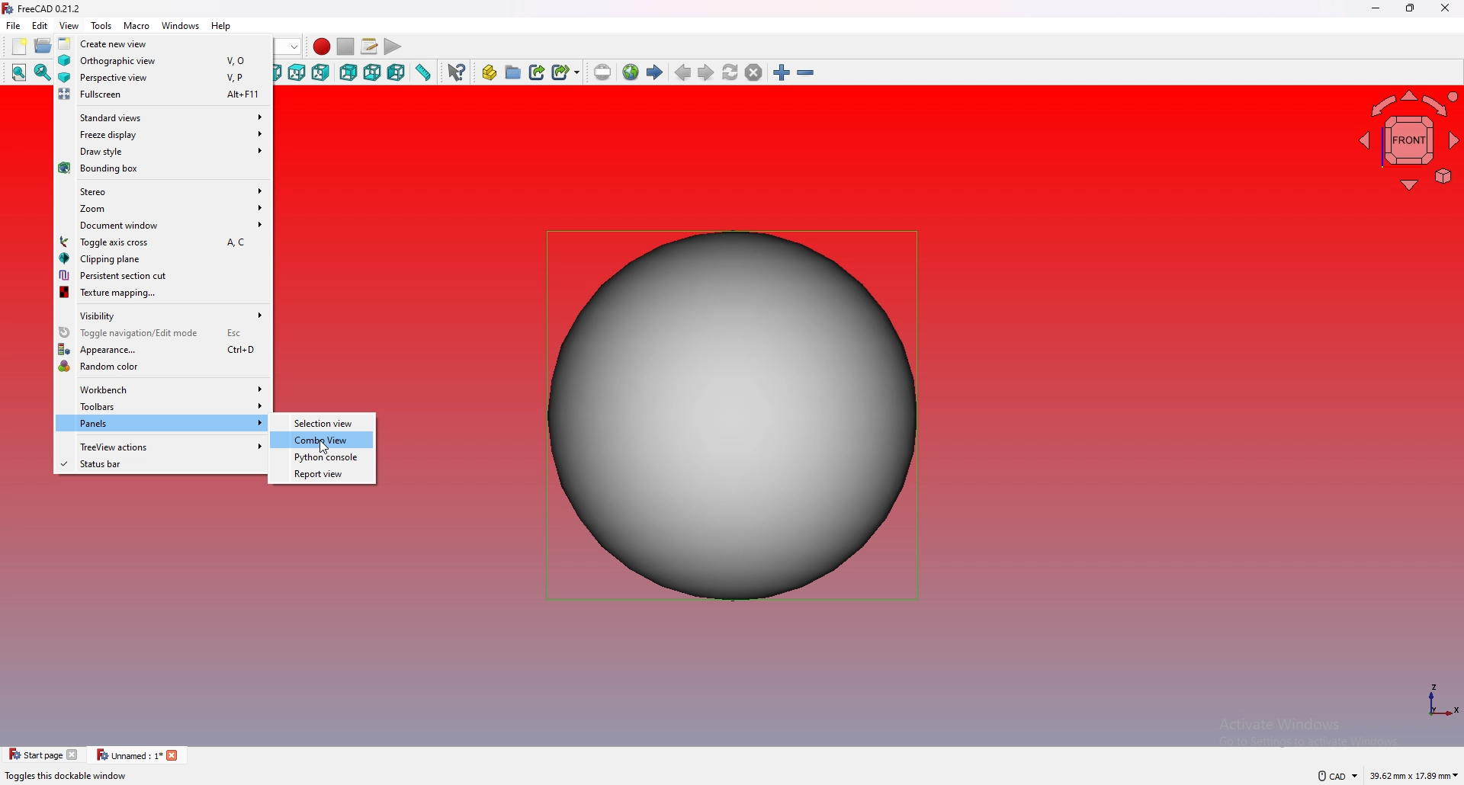 Image resolution: width=1464 pixels, height=785 pixels. I want to click on open website, so click(631, 72).